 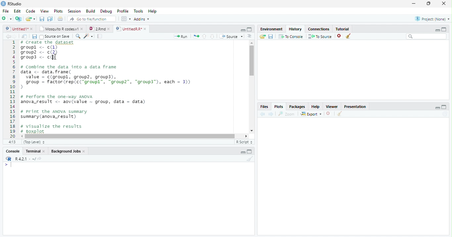 What do you see at coordinates (251, 159) in the screenshot?
I see `Clear console` at bounding box center [251, 159].